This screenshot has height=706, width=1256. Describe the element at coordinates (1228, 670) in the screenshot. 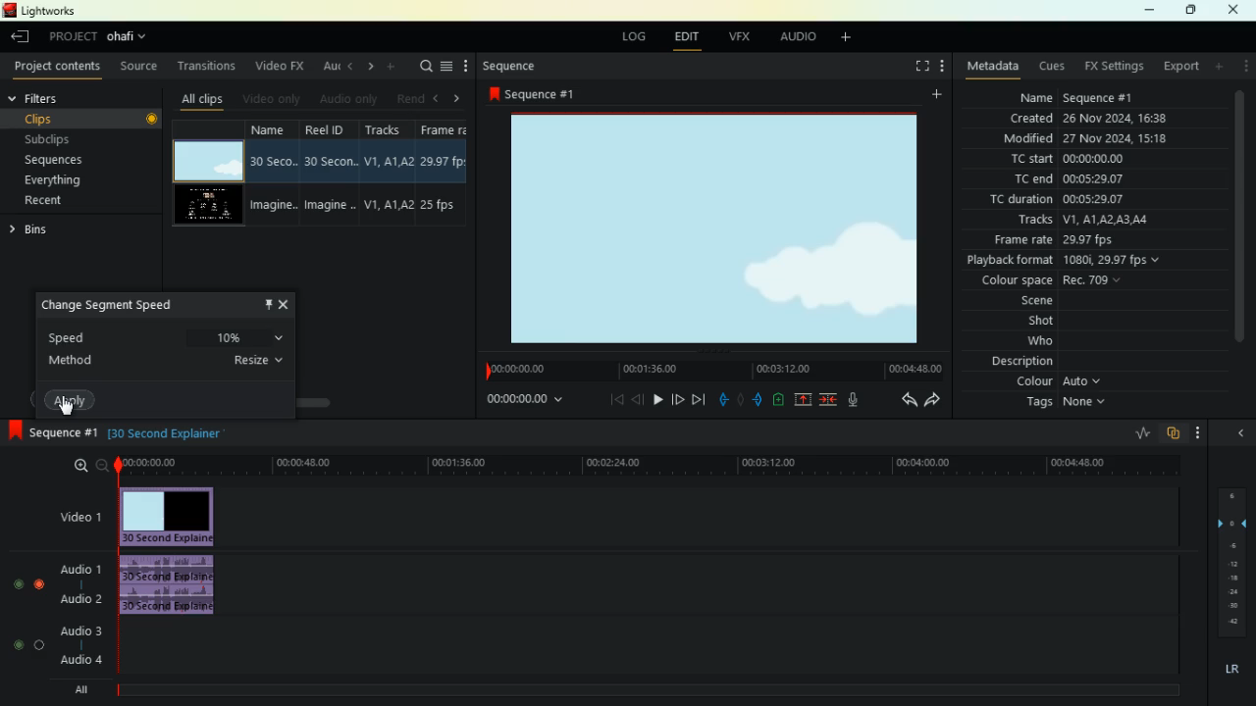

I see `lr` at that location.